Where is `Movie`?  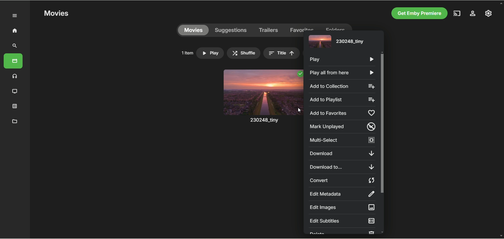 Movie is located at coordinates (262, 101).